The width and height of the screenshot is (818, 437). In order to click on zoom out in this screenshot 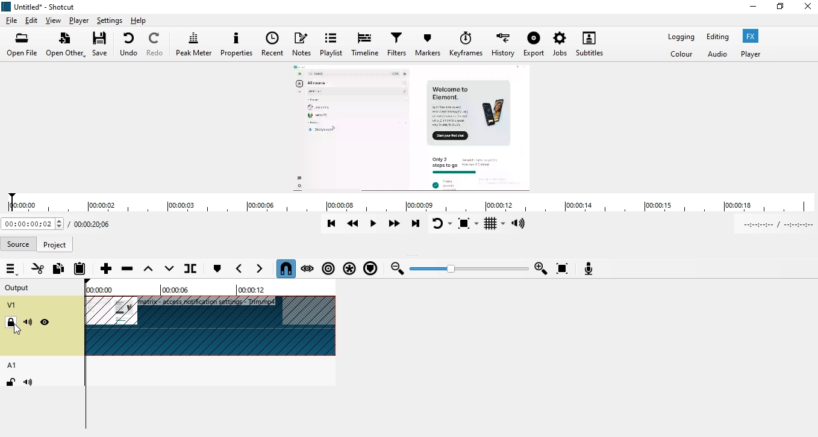, I will do `click(398, 270)`.